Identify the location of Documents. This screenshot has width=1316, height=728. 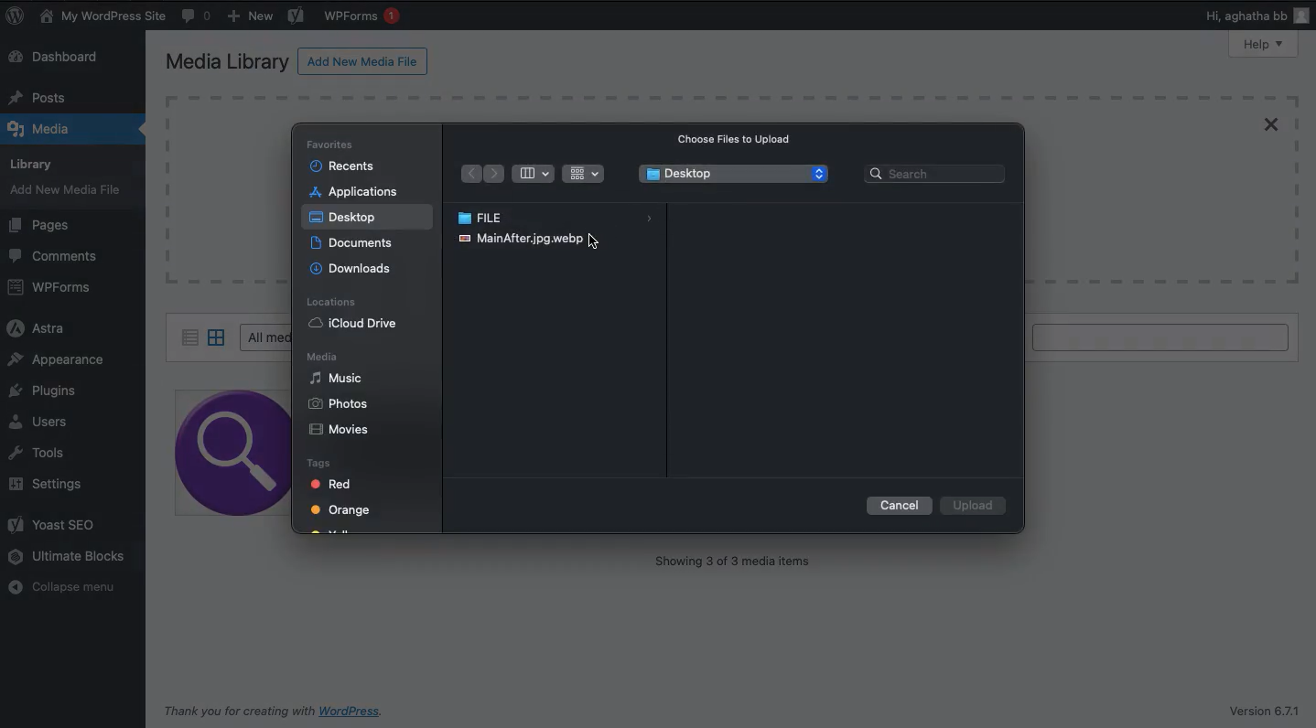
(350, 242).